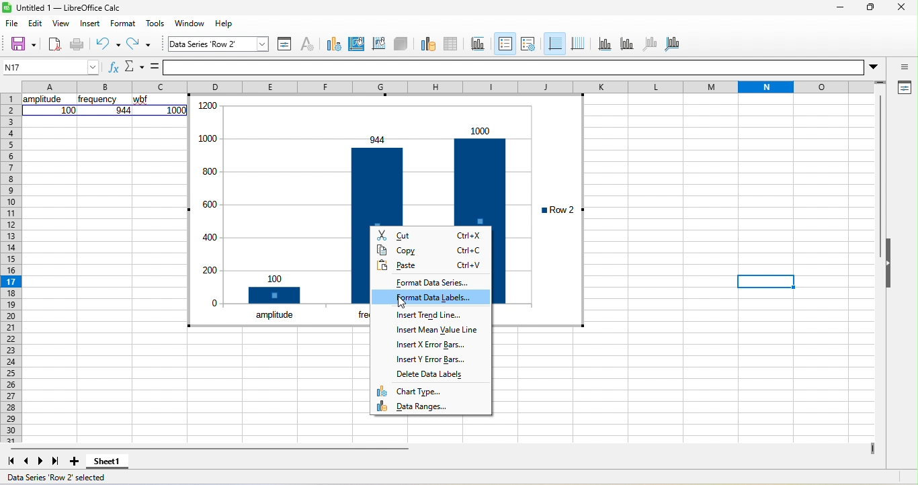 This screenshot has height=485, width=918. I want to click on insert mean value line, so click(436, 331).